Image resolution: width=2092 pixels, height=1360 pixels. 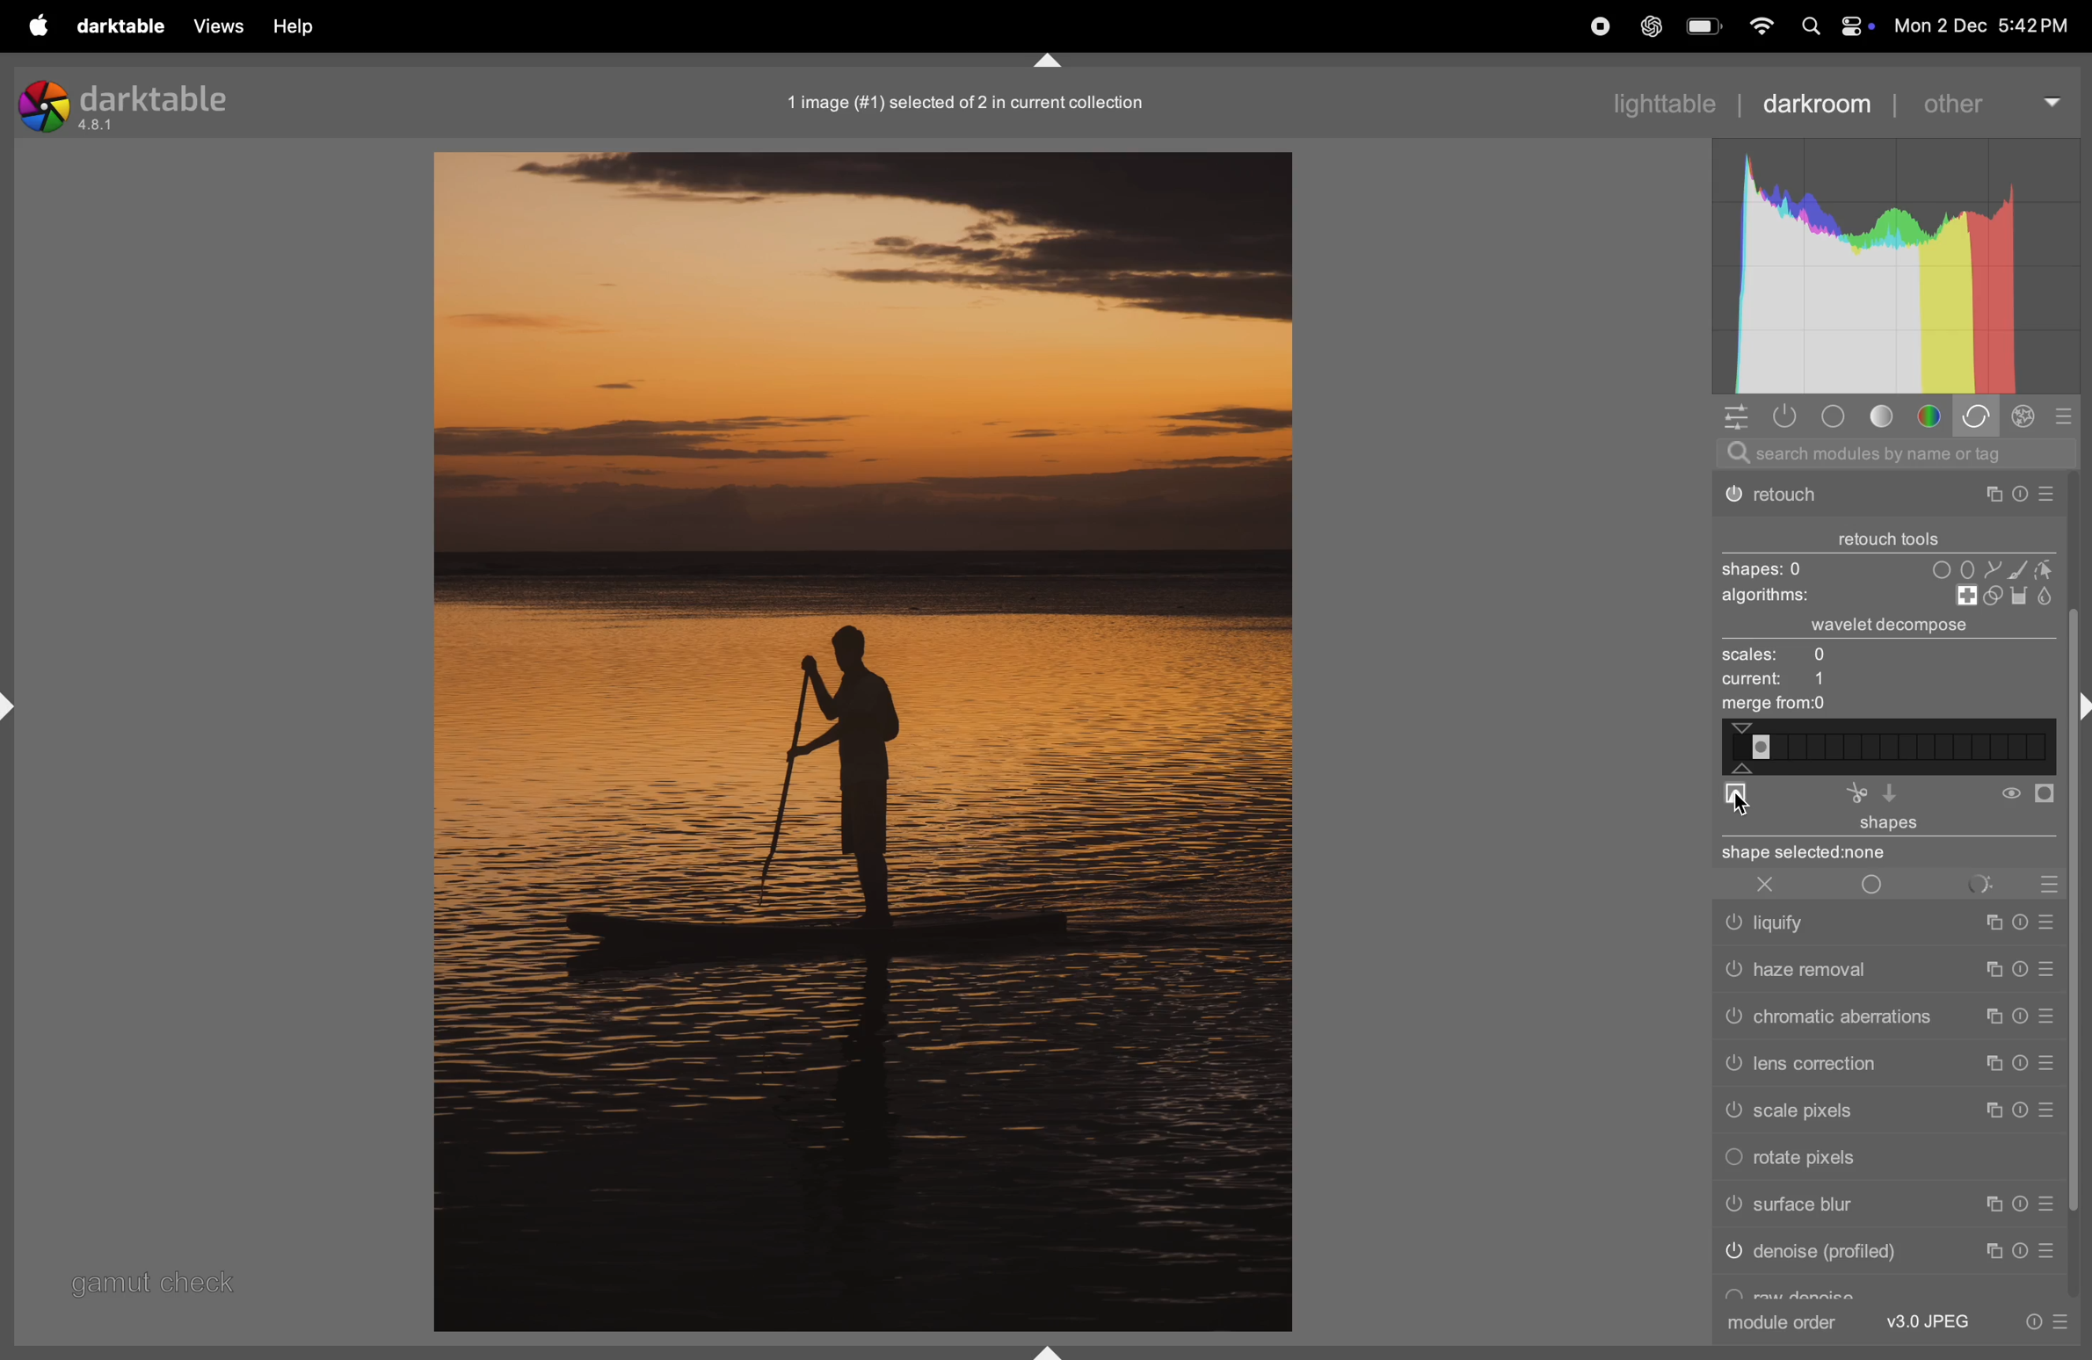 What do you see at coordinates (1748, 802) in the screenshot?
I see `Cursor` at bounding box center [1748, 802].